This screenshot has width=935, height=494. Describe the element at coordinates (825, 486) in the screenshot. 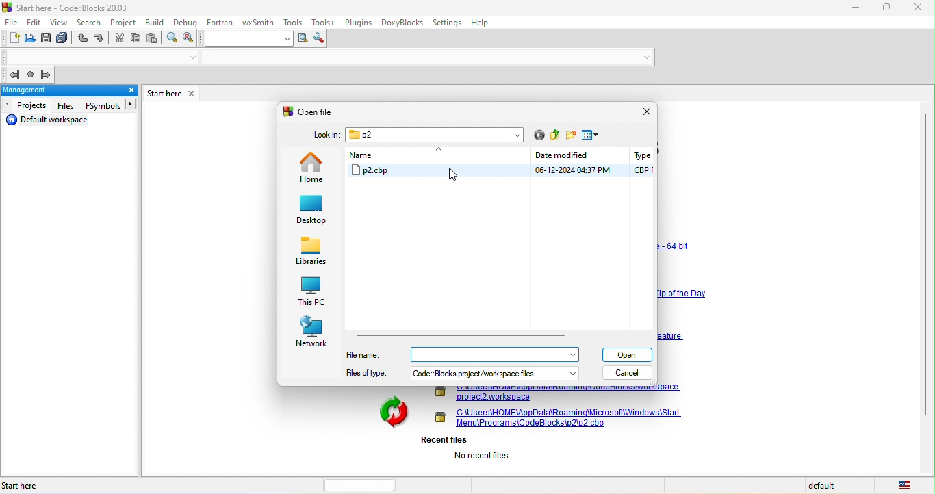

I see `default` at that location.